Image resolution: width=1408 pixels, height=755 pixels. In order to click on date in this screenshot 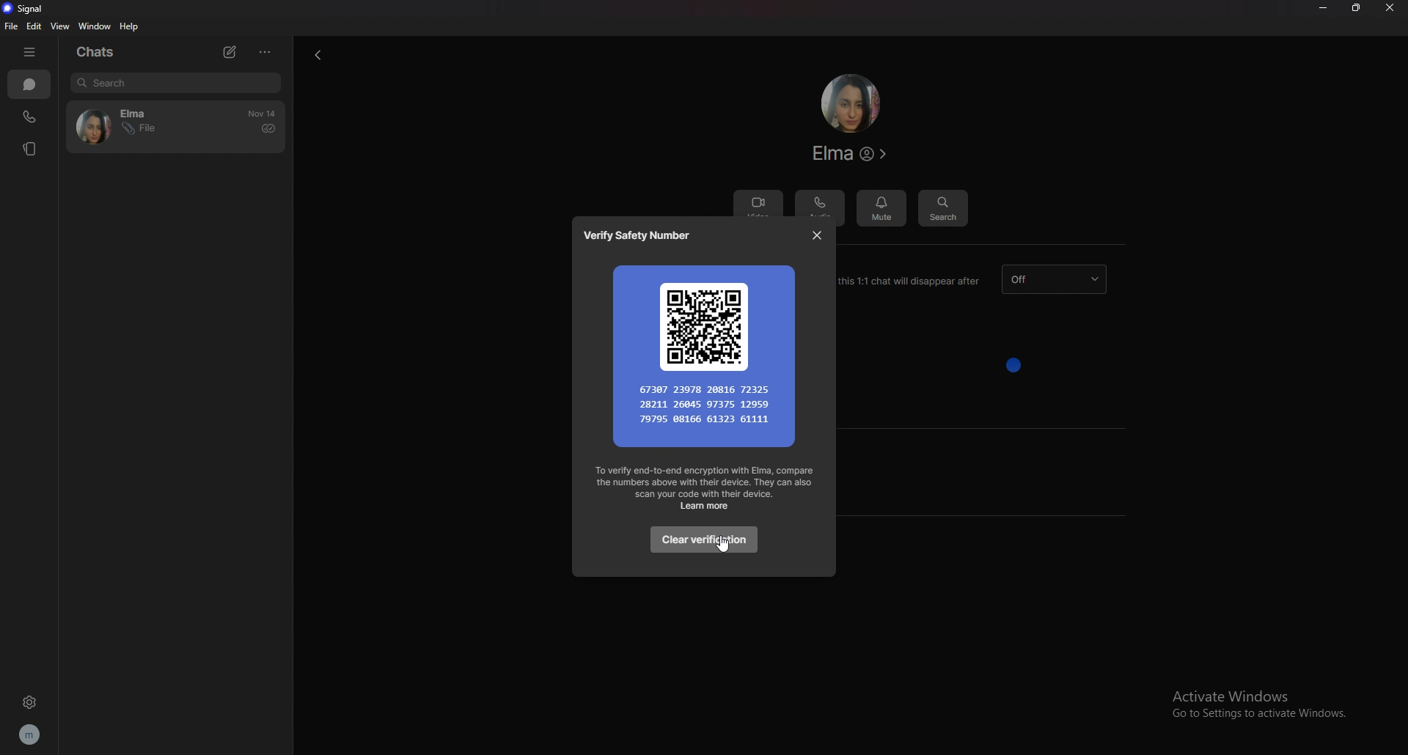, I will do `click(263, 114)`.